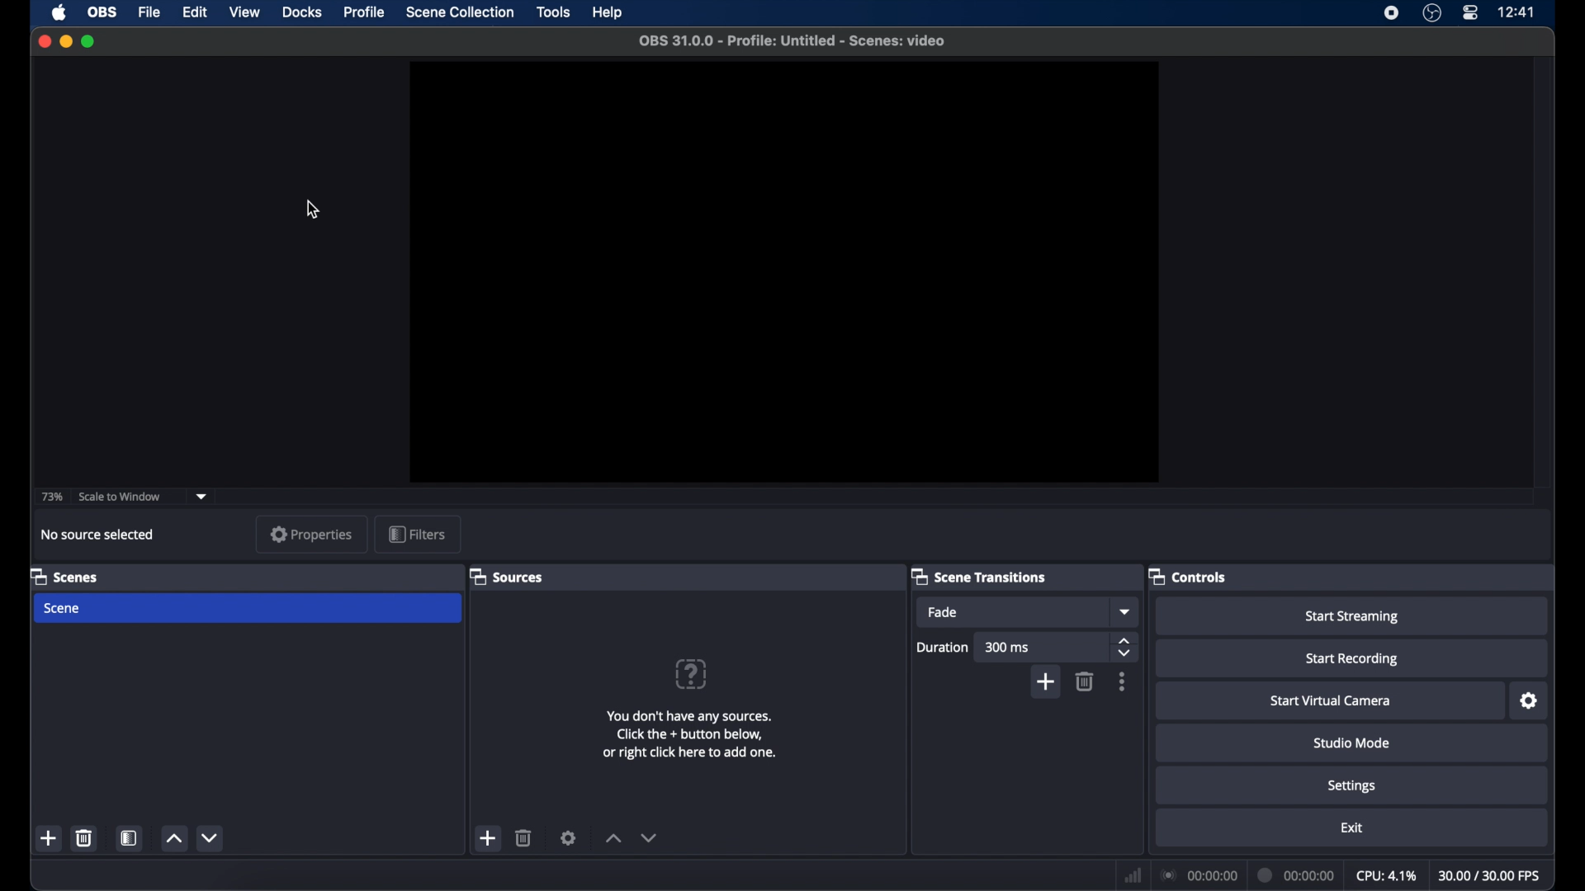  I want to click on start streaming, so click(1351, 616).